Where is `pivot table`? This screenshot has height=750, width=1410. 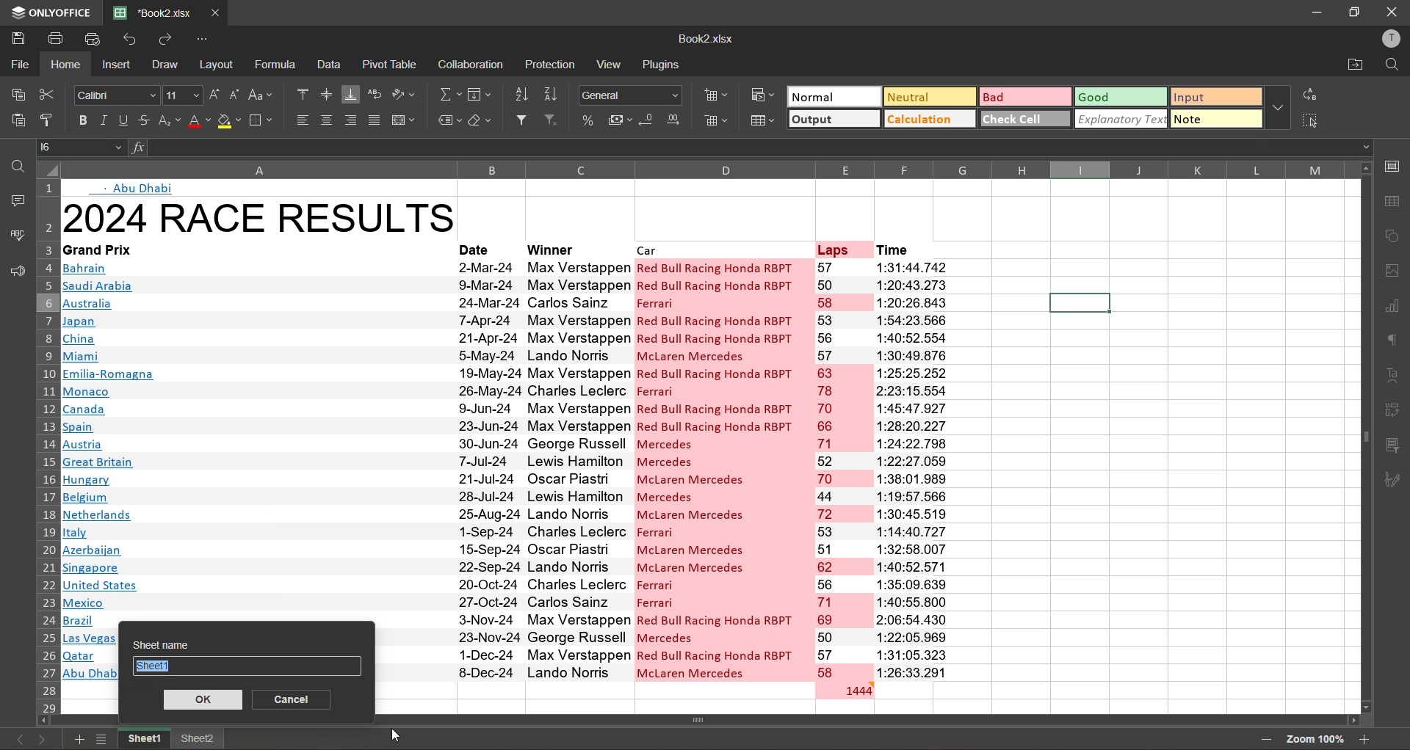
pivot table is located at coordinates (1394, 412).